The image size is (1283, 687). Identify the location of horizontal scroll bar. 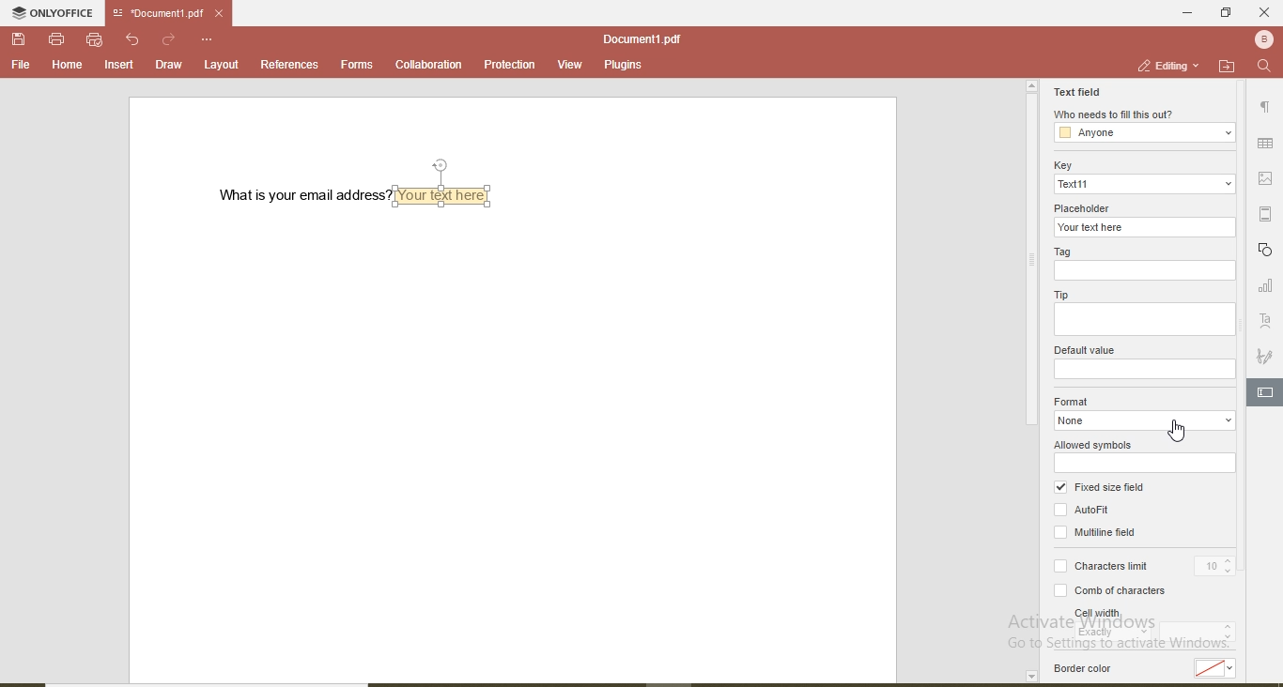
(221, 681).